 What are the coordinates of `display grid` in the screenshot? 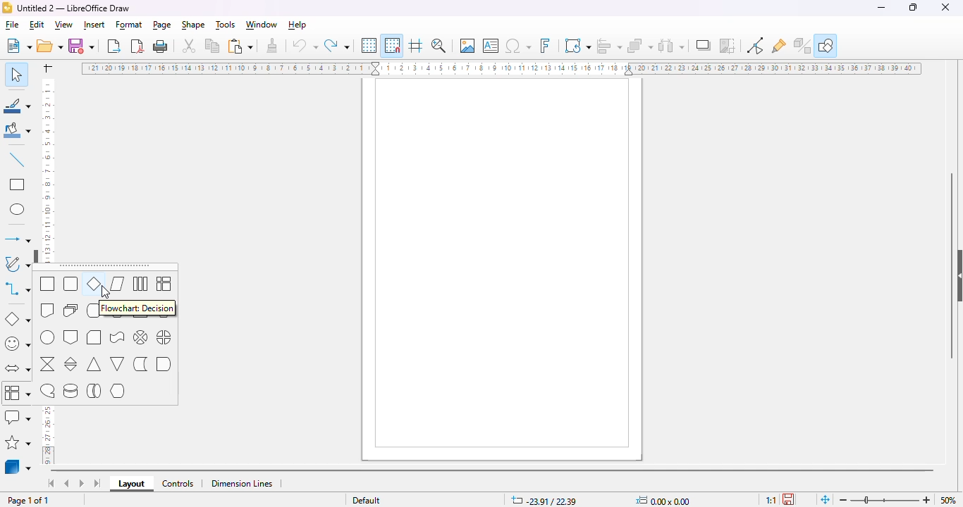 It's located at (368, 45).